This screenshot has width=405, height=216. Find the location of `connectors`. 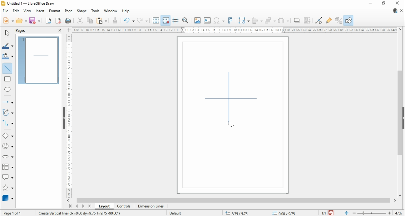

connectors is located at coordinates (8, 123).